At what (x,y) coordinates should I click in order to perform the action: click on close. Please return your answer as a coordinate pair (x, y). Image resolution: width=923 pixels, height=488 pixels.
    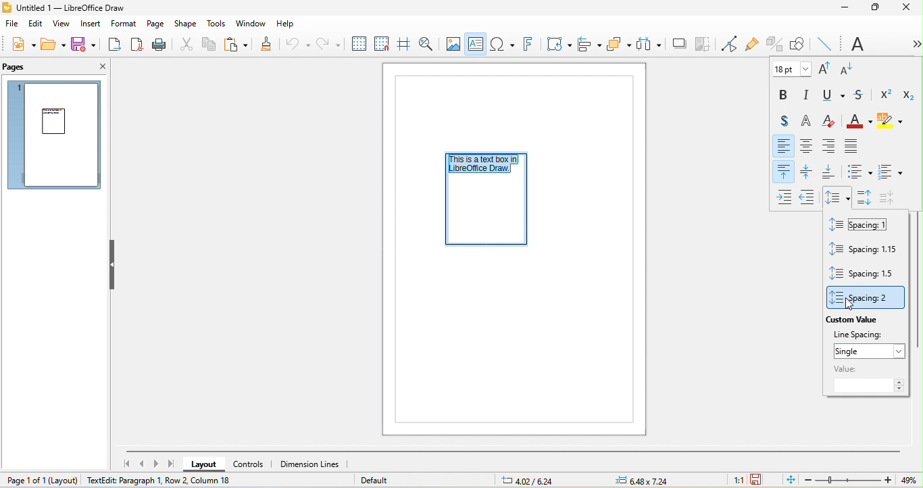
    Looking at the image, I should click on (906, 9).